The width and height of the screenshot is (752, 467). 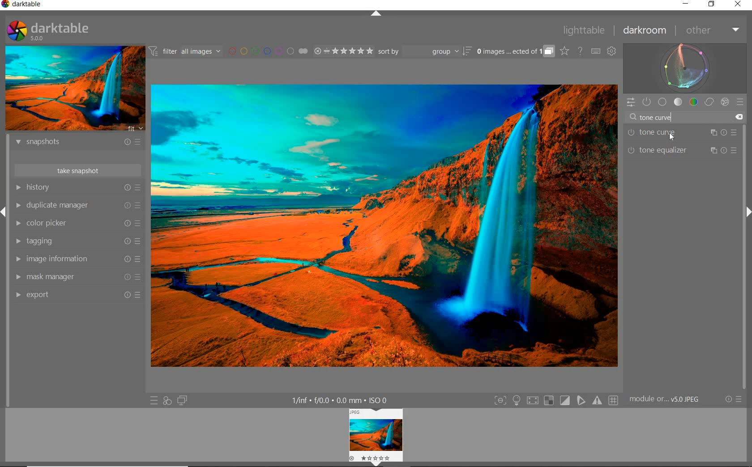 I want to click on CLICK TO CHANGE THE OVERLAYS SHOWN ON THUMBNAILS, so click(x=565, y=51).